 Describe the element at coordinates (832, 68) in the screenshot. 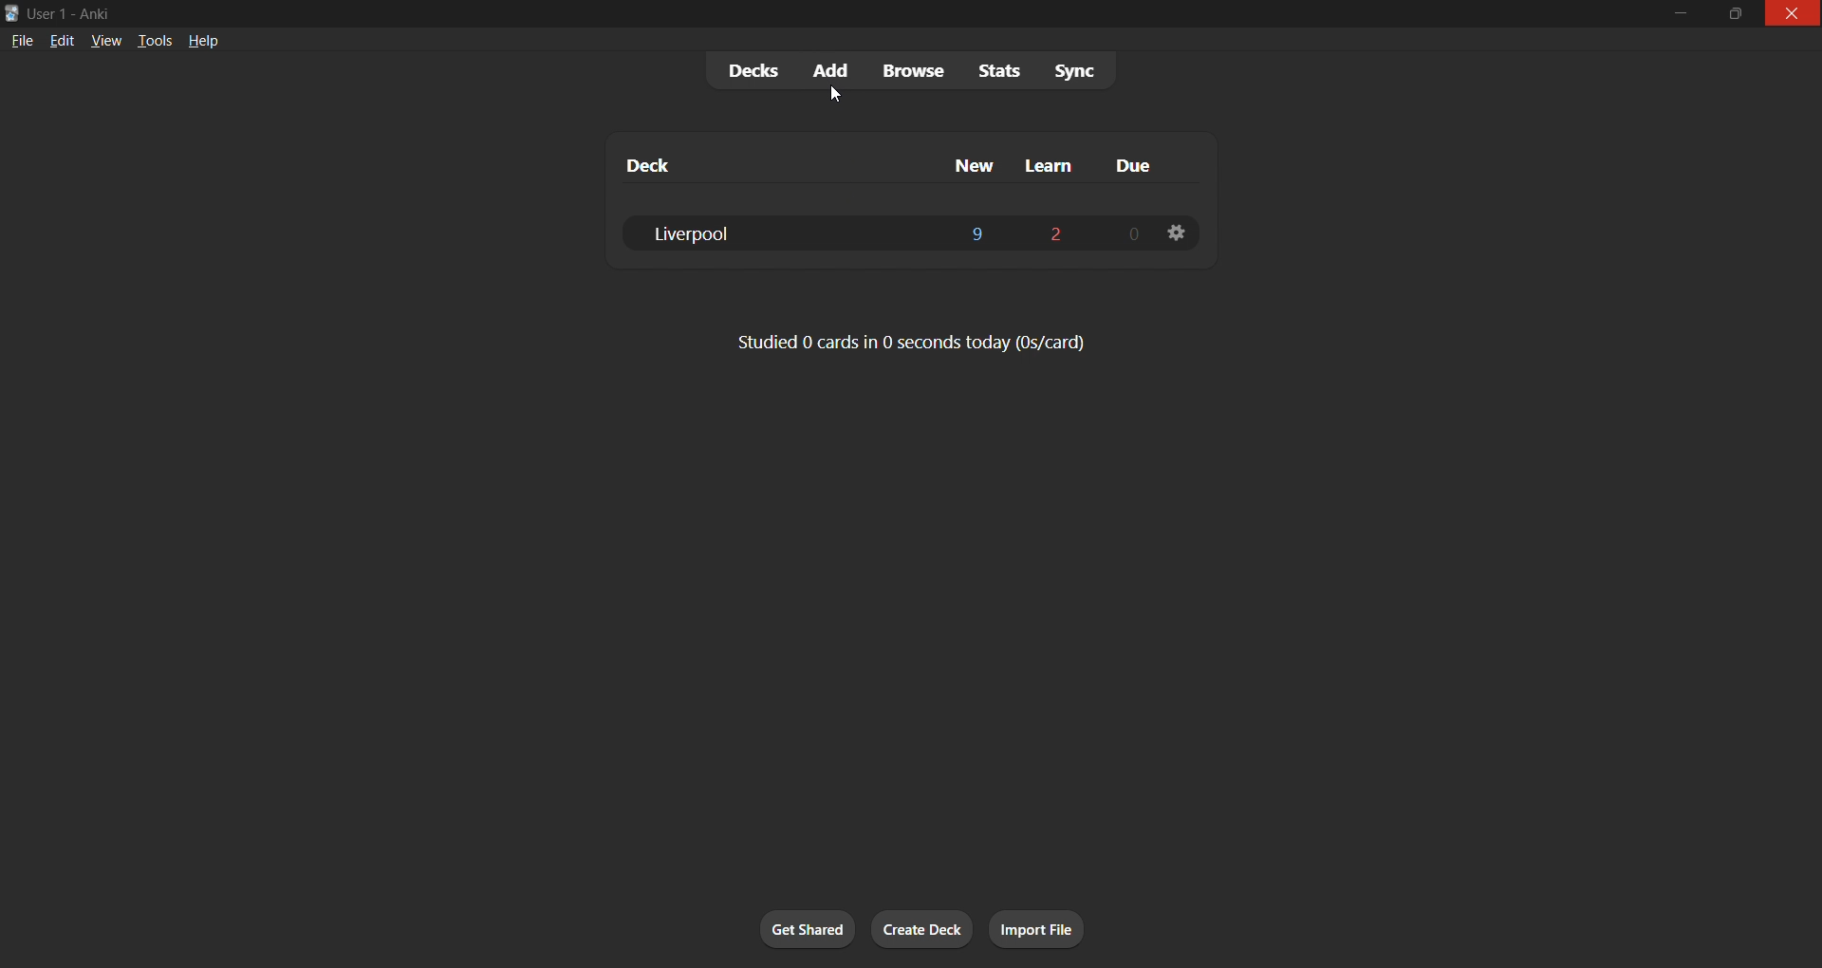

I see `add` at that location.